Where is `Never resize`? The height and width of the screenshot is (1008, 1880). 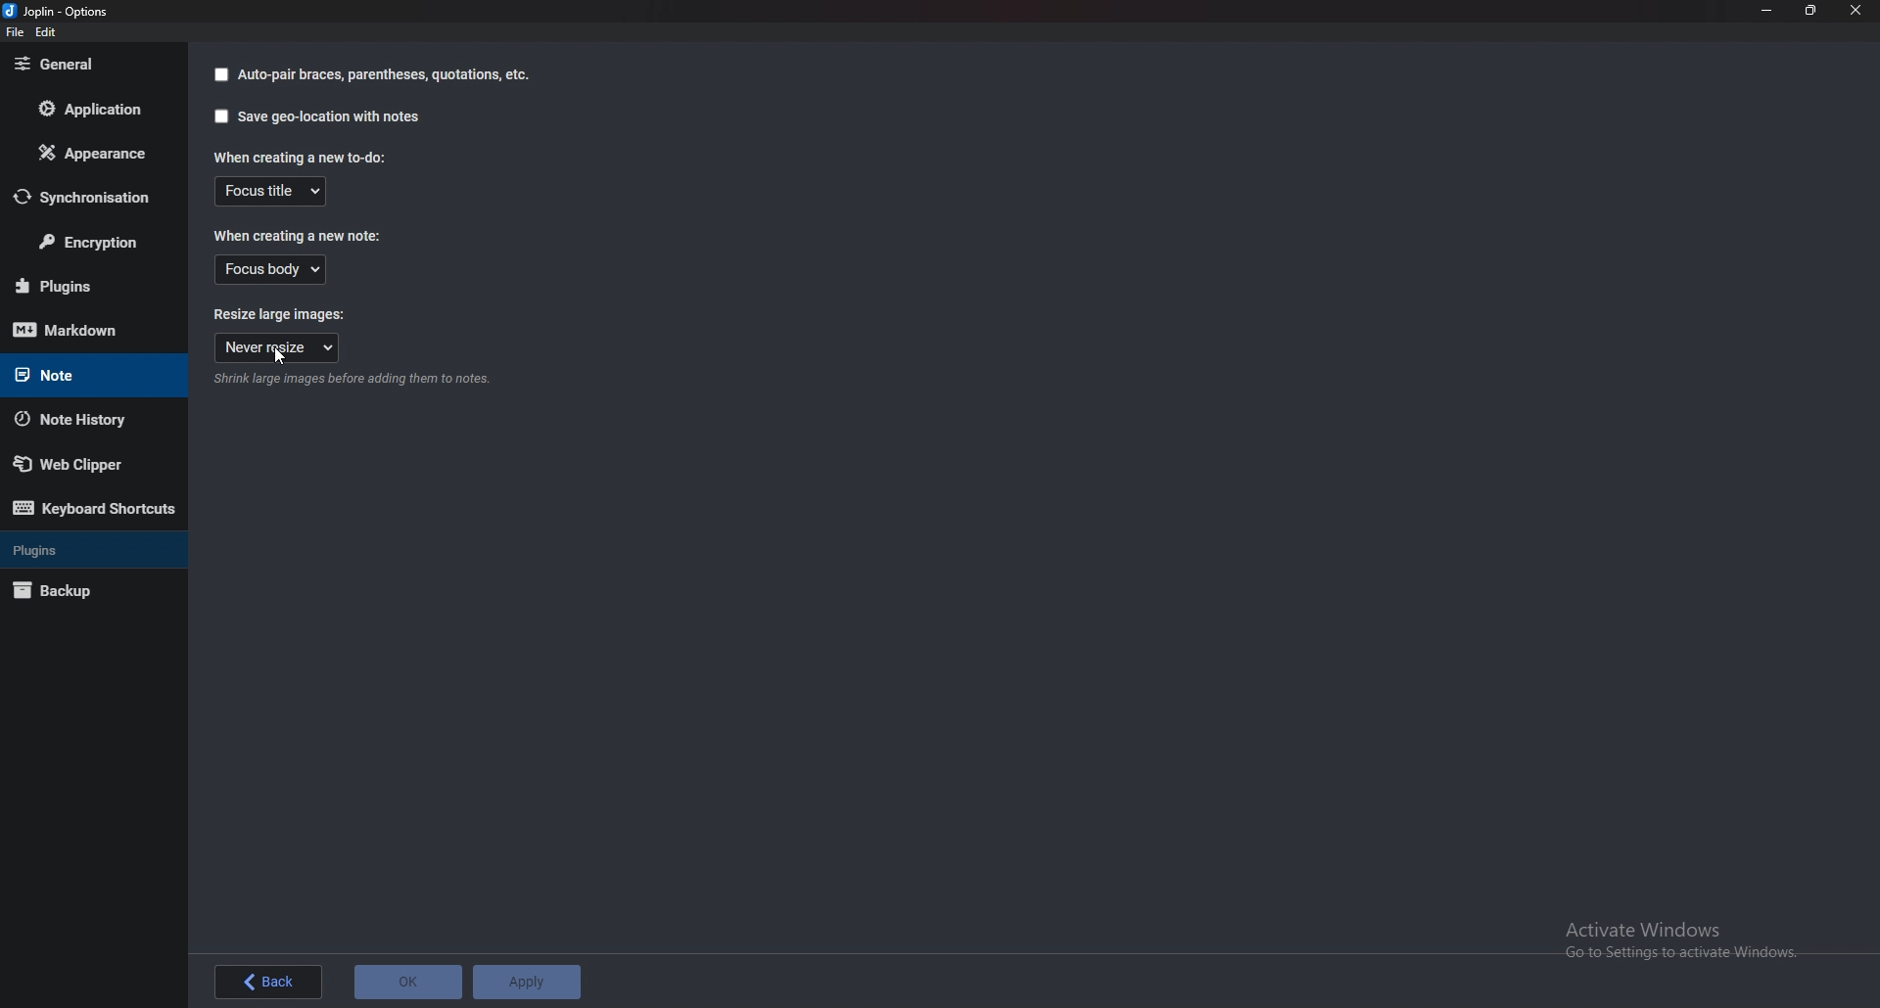 Never resize is located at coordinates (277, 347).